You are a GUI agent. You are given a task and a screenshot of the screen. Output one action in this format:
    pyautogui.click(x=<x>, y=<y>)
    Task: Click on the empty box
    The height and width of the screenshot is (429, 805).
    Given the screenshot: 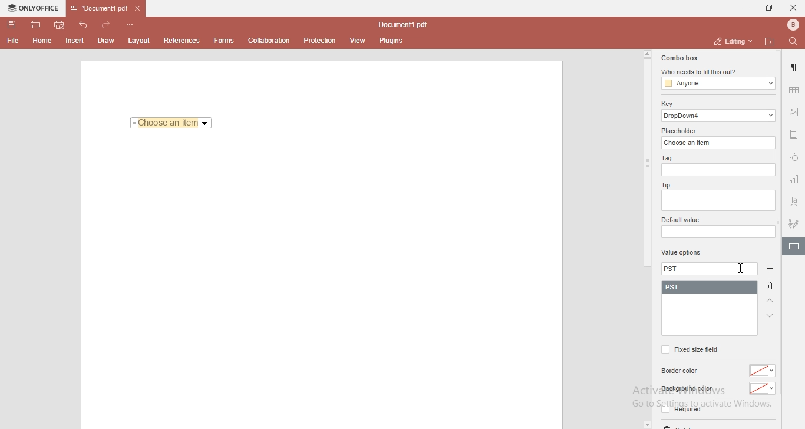 What is the action you would take?
    pyautogui.click(x=720, y=170)
    